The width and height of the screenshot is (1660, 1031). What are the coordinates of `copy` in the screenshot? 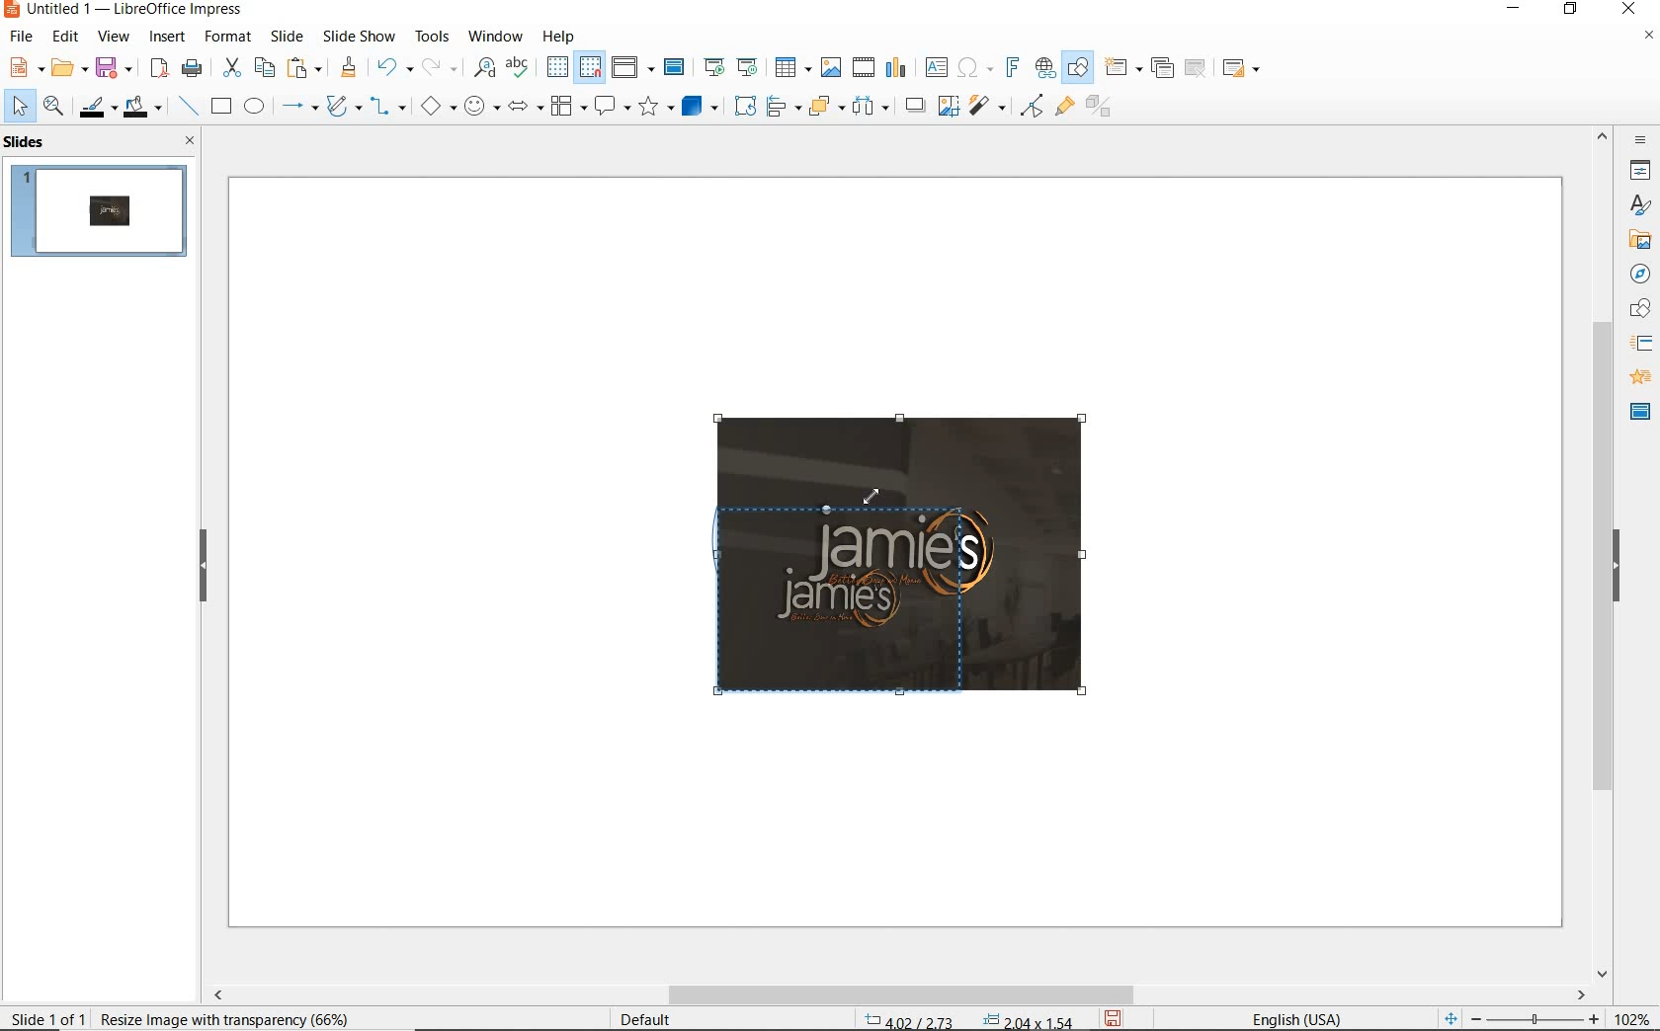 It's located at (264, 68).